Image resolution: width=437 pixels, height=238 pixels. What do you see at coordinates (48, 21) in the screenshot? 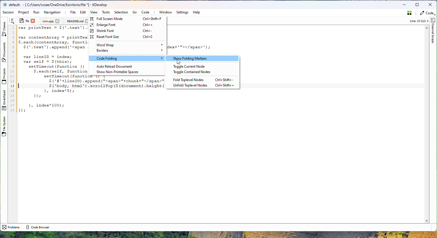
I see `Project` at bounding box center [48, 21].